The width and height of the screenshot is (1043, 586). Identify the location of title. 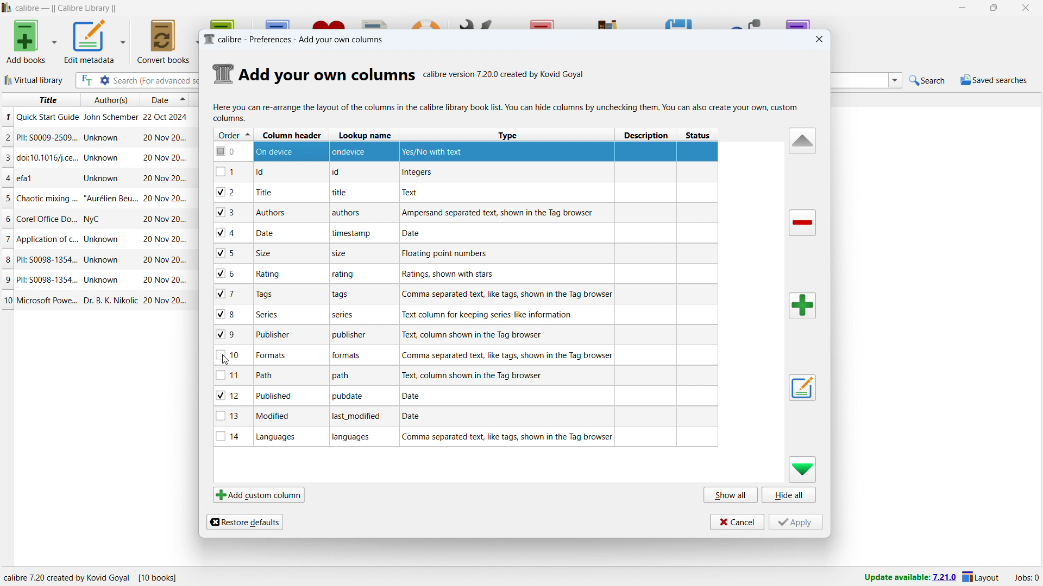
(66, 8).